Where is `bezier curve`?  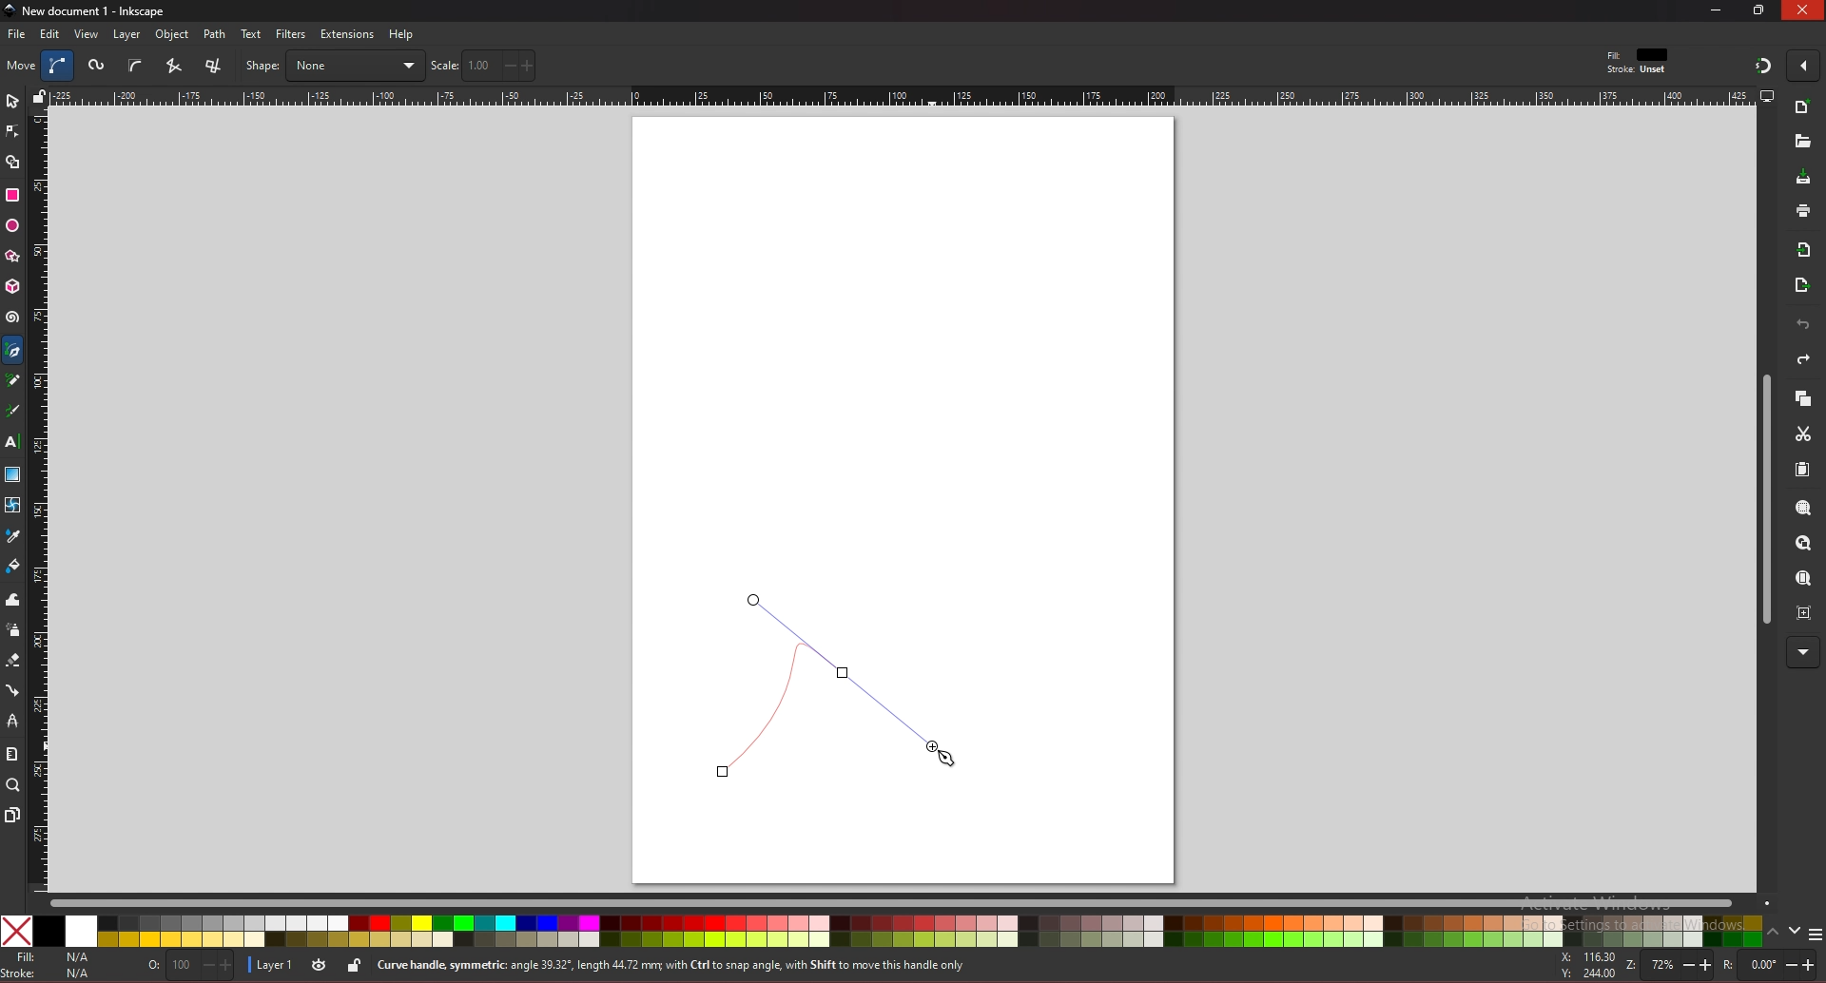
bezier curve is located at coordinates (60, 66).